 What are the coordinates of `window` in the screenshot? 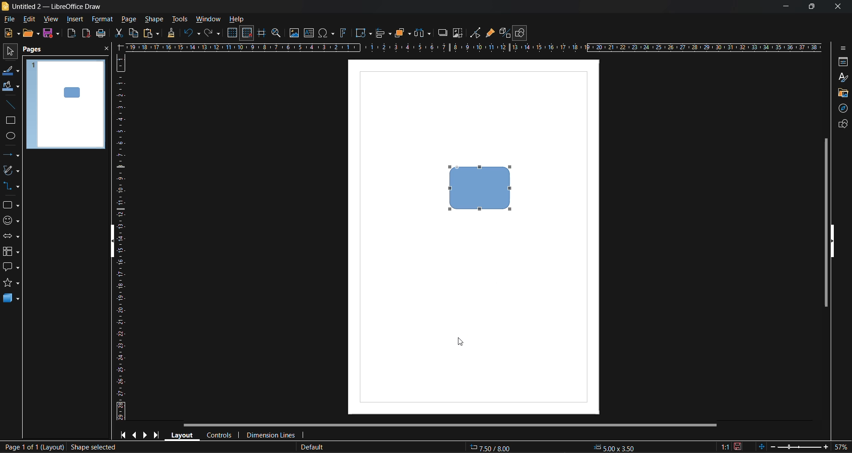 It's located at (207, 20).